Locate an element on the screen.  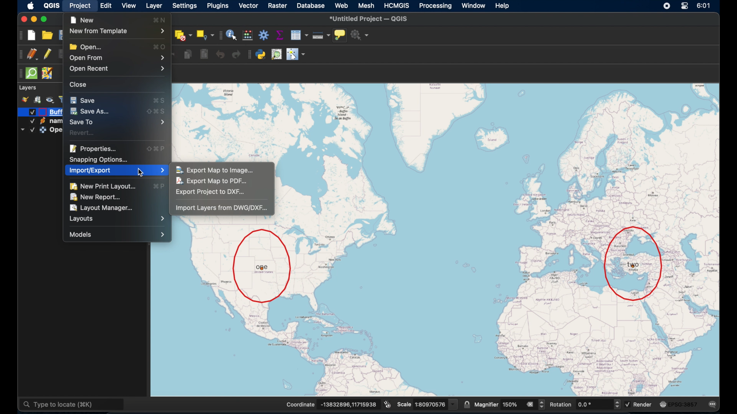
style manager is located at coordinates (26, 99).